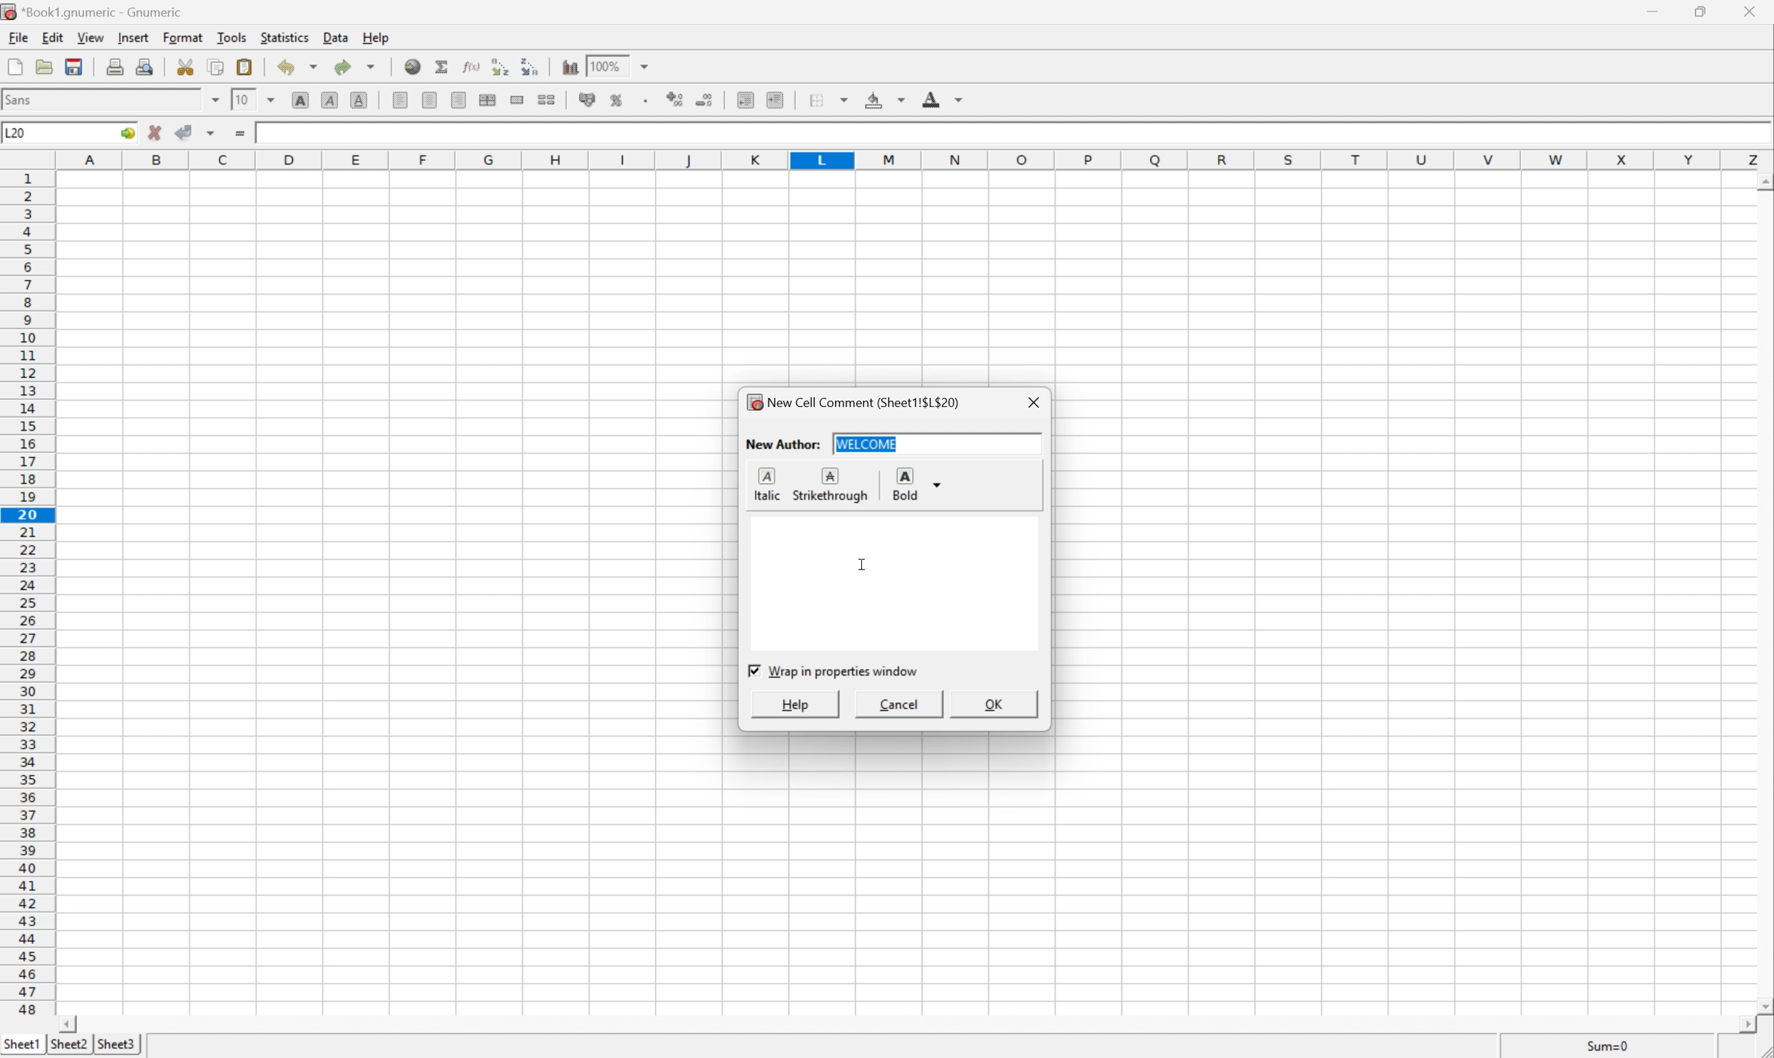 The height and width of the screenshot is (1058, 1774). I want to click on Center Horizontally, so click(431, 101).